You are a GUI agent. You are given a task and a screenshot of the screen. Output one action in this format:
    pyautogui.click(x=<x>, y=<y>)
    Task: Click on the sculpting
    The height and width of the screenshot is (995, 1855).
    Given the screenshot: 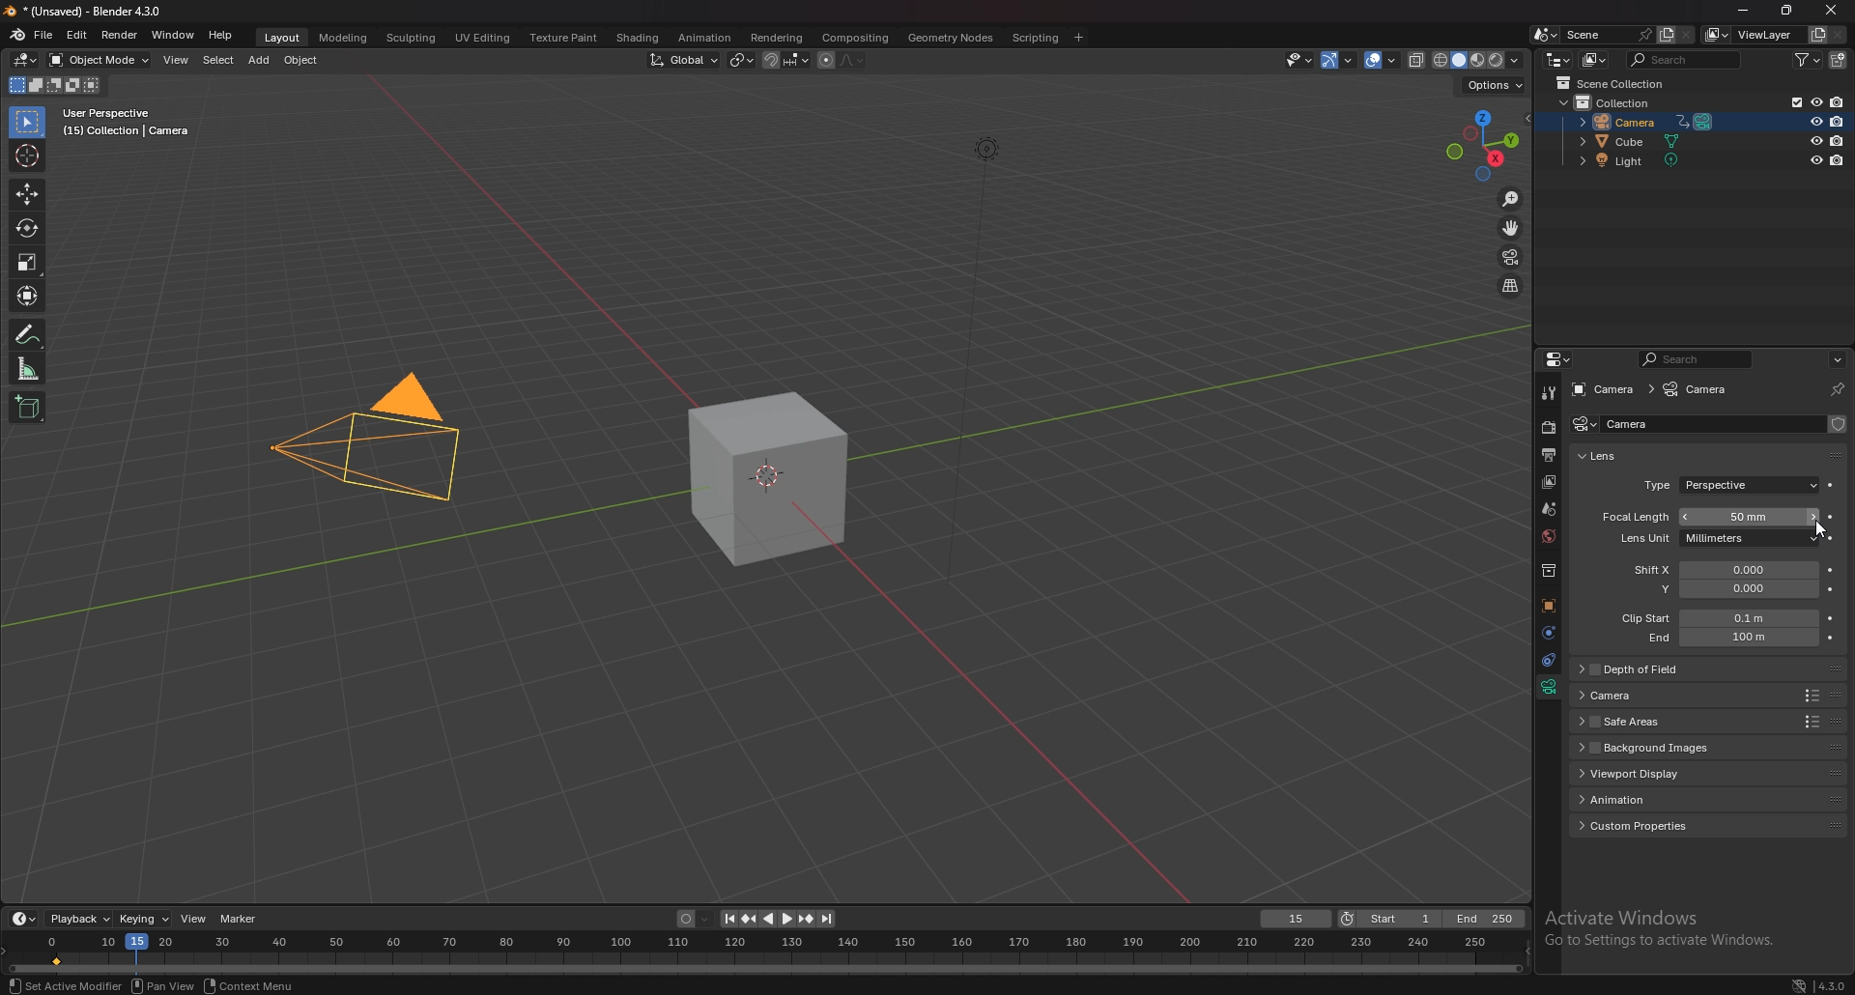 What is the action you would take?
    pyautogui.click(x=411, y=39)
    